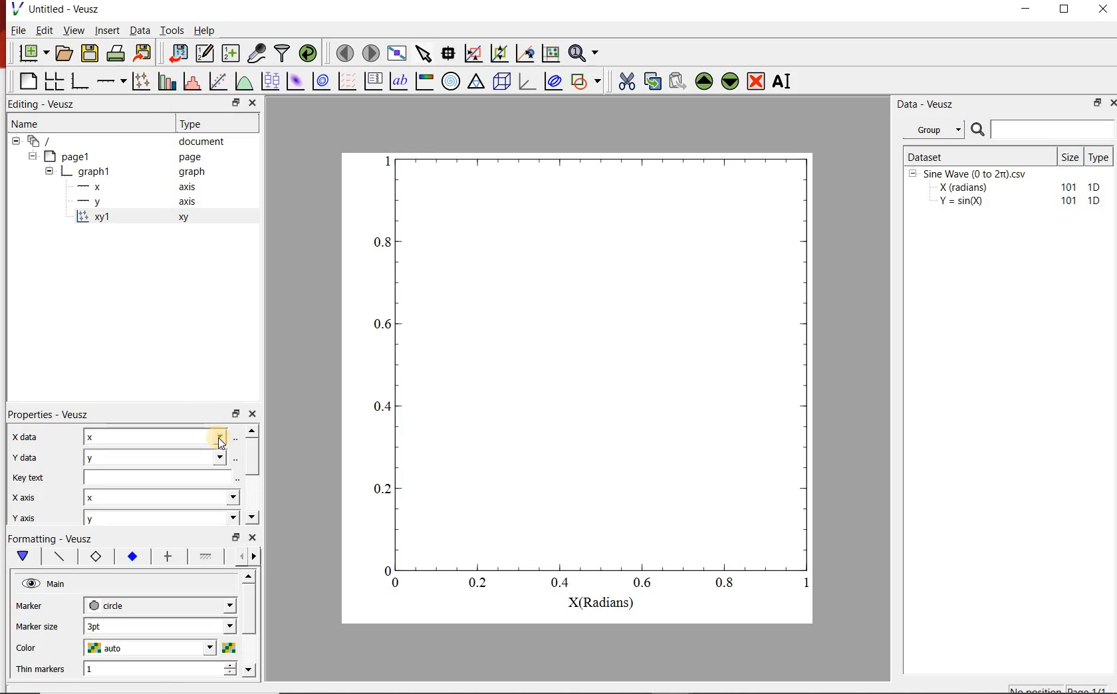 The image size is (1117, 694). What do you see at coordinates (43, 584) in the screenshot?
I see `@ main` at bounding box center [43, 584].